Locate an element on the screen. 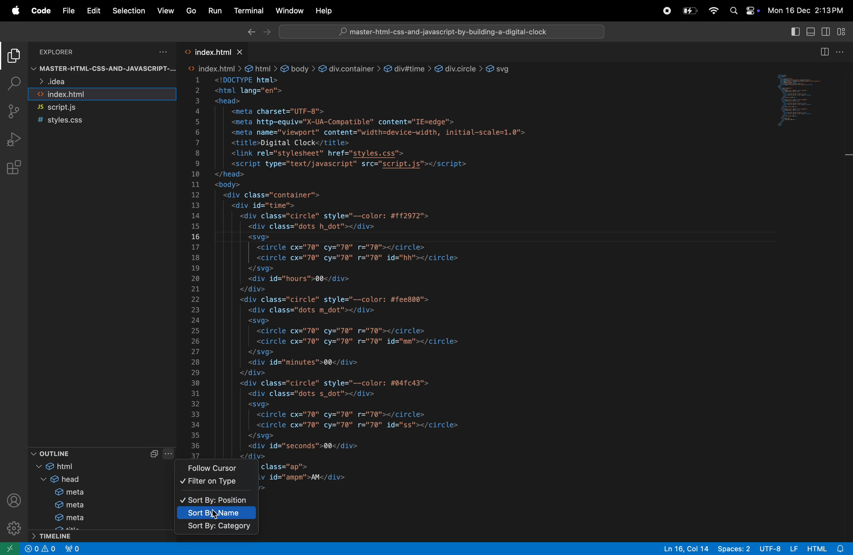 Image resolution: width=853 pixels, height=555 pixels. code is located at coordinates (39, 11).